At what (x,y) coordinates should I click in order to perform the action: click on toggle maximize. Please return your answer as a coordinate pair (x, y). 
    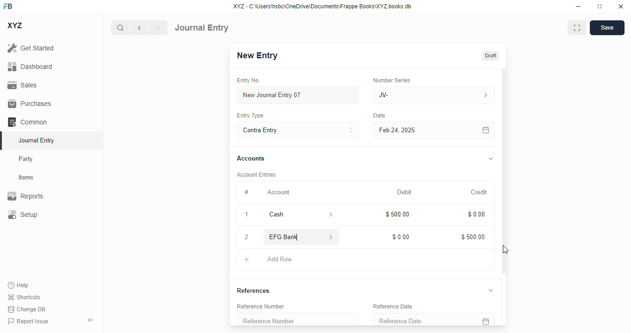
    Looking at the image, I should click on (600, 6).